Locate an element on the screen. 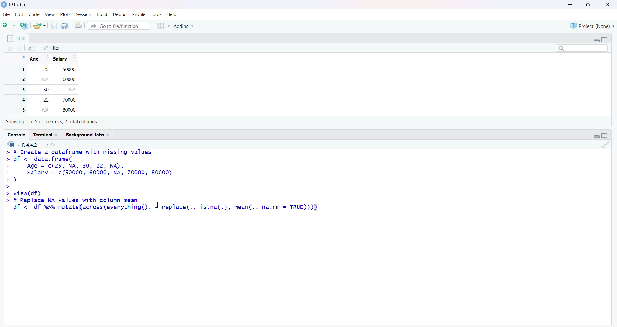 This screenshot has width=617, height=327. Showing 110 5 of 5 entries, 2 total columns is located at coordinates (51, 123).